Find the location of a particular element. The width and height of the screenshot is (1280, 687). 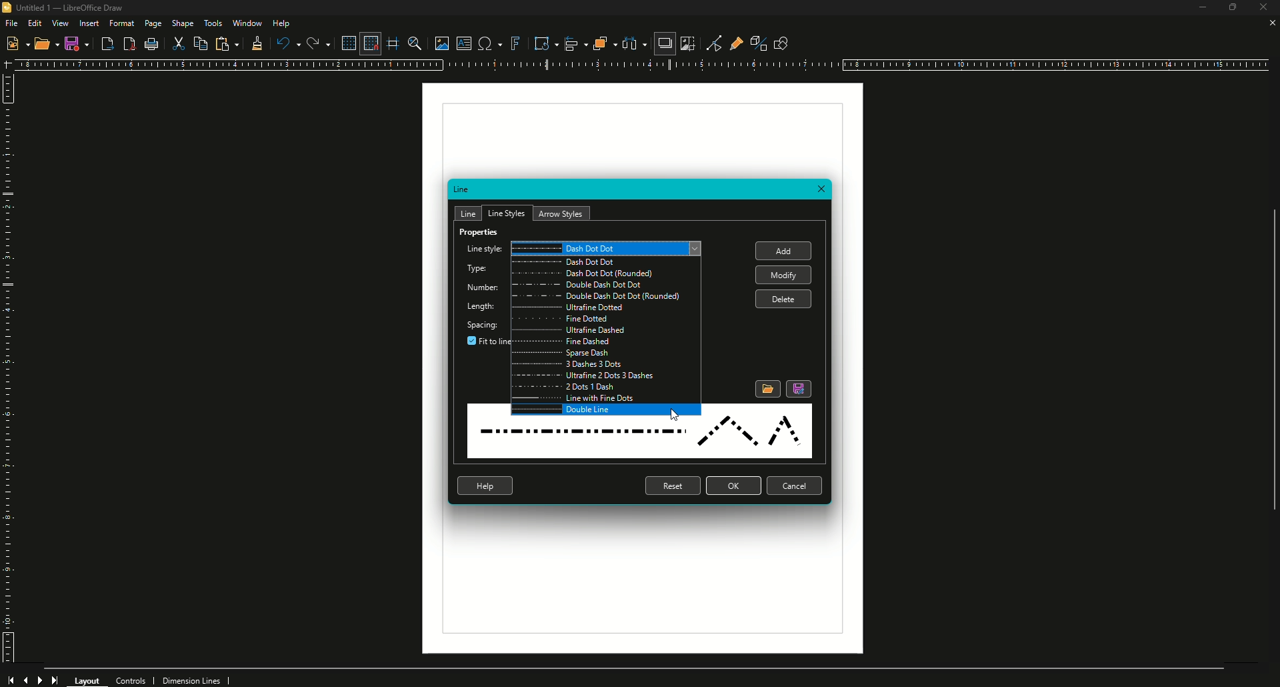

File is located at coordinates (11, 23).